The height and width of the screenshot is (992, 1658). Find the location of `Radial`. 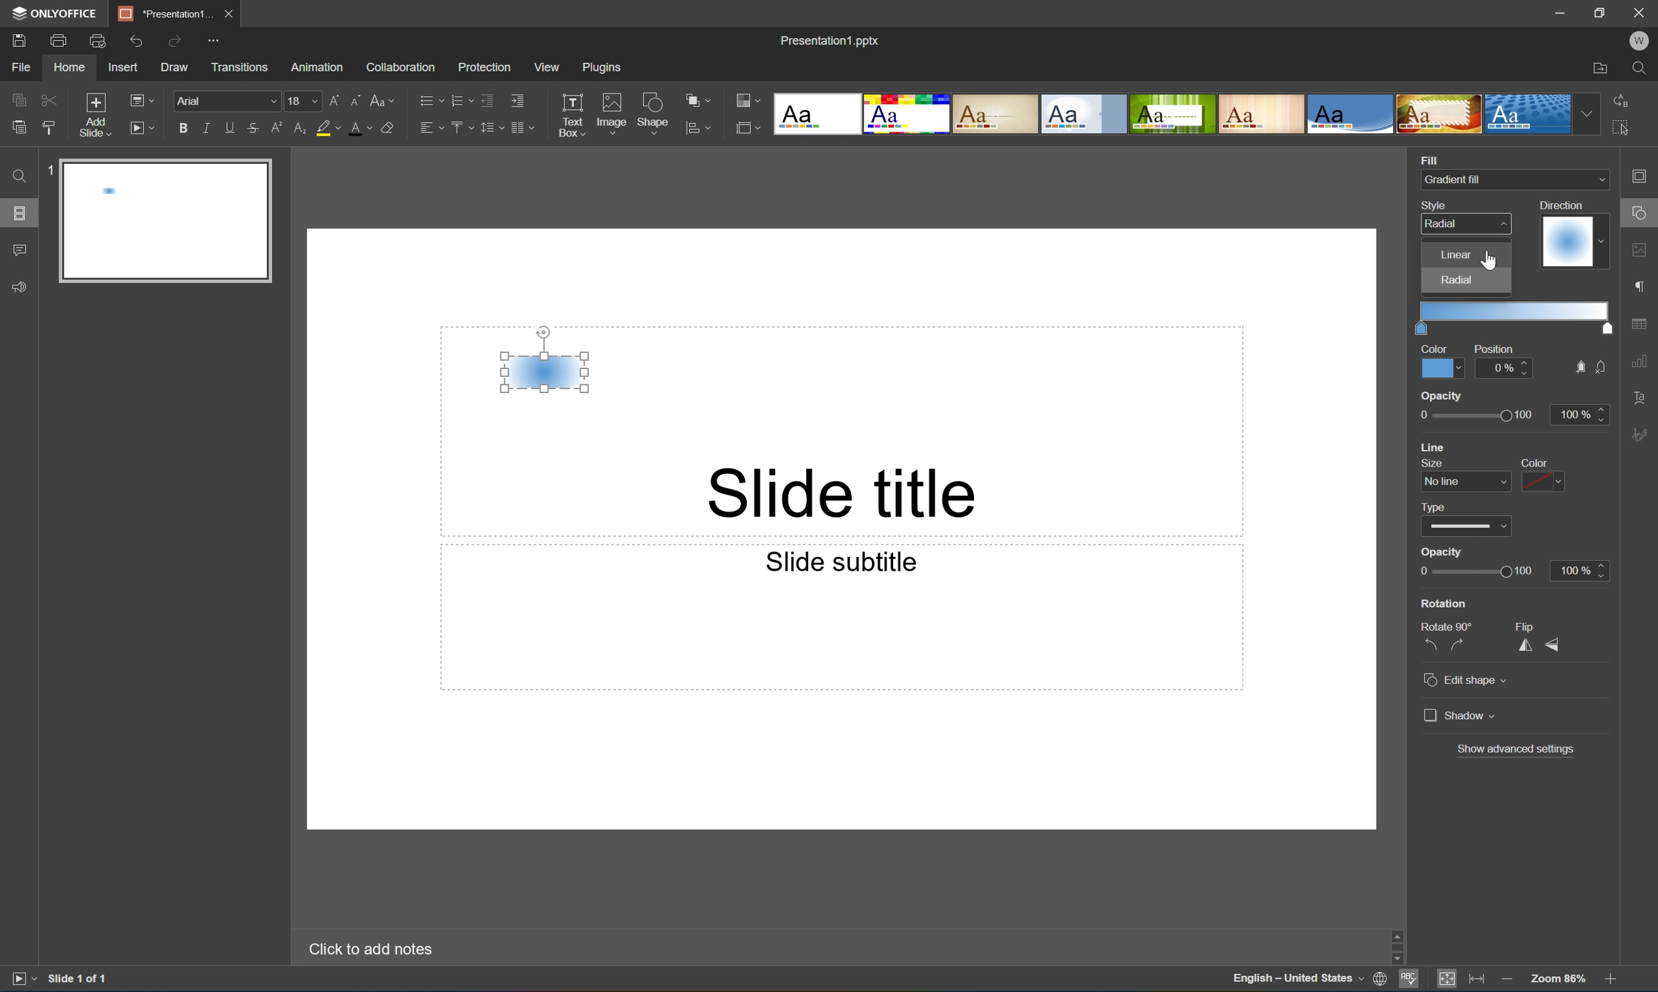

Radial is located at coordinates (1460, 279).